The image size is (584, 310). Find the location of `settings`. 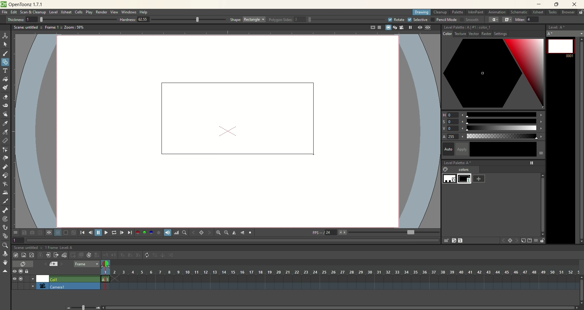

settings is located at coordinates (470, 35).